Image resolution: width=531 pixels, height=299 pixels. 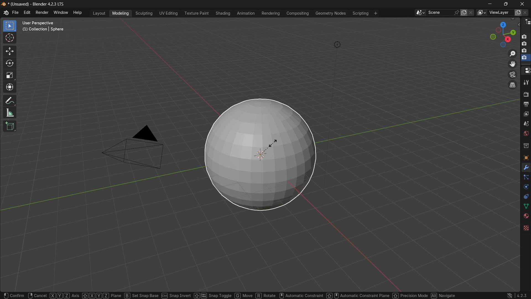 What do you see at coordinates (526, 124) in the screenshot?
I see `scenes` at bounding box center [526, 124].